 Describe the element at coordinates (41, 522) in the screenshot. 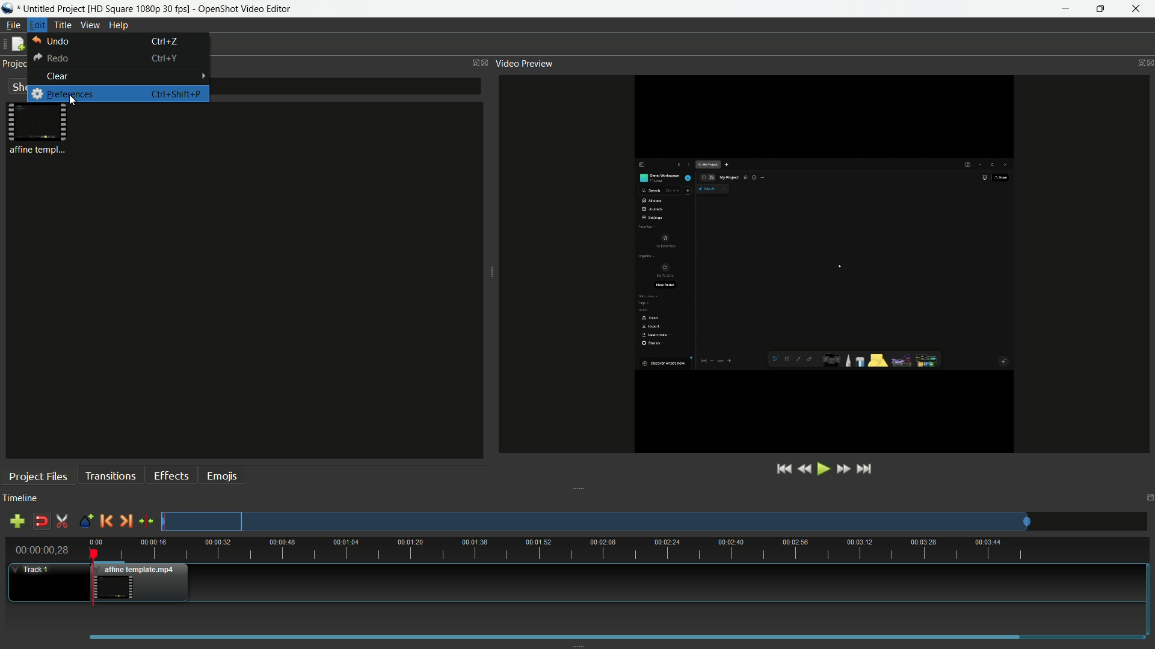

I see `disable snap` at that location.